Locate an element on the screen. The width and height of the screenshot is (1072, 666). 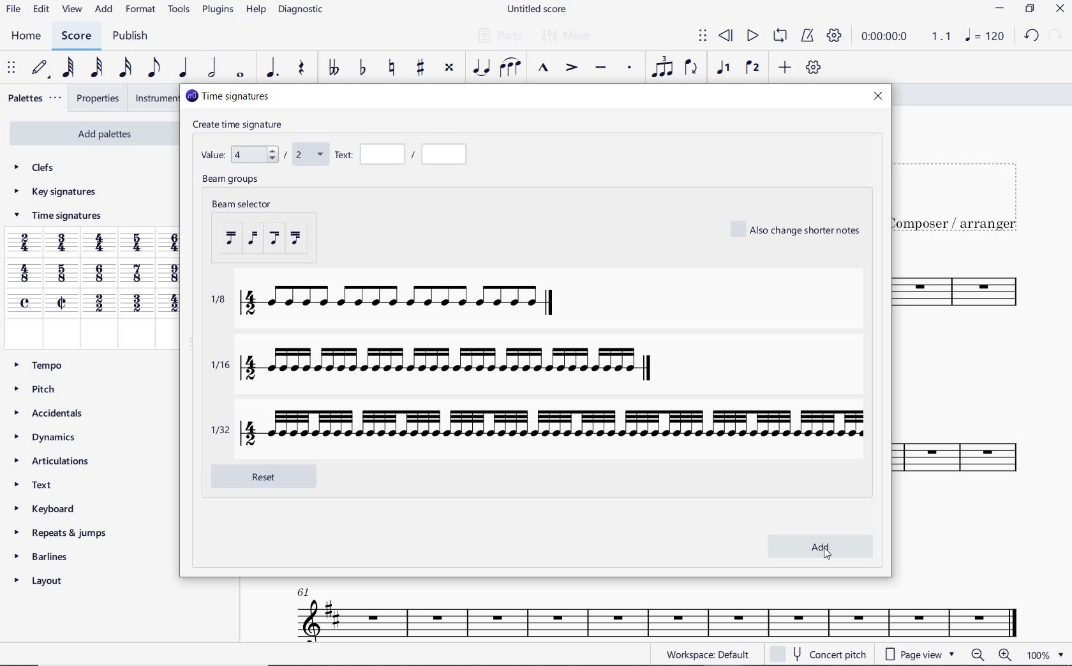
cursor is located at coordinates (825, 554).